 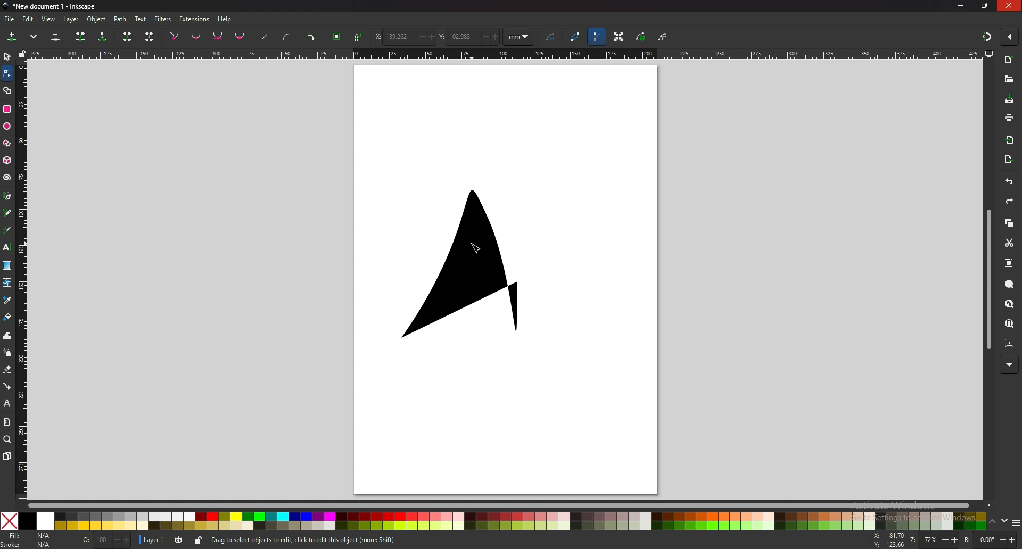 What do you see at coordinates (7, 282) in the screenshot?
I see `mesh` at bounding box center [7, 282].